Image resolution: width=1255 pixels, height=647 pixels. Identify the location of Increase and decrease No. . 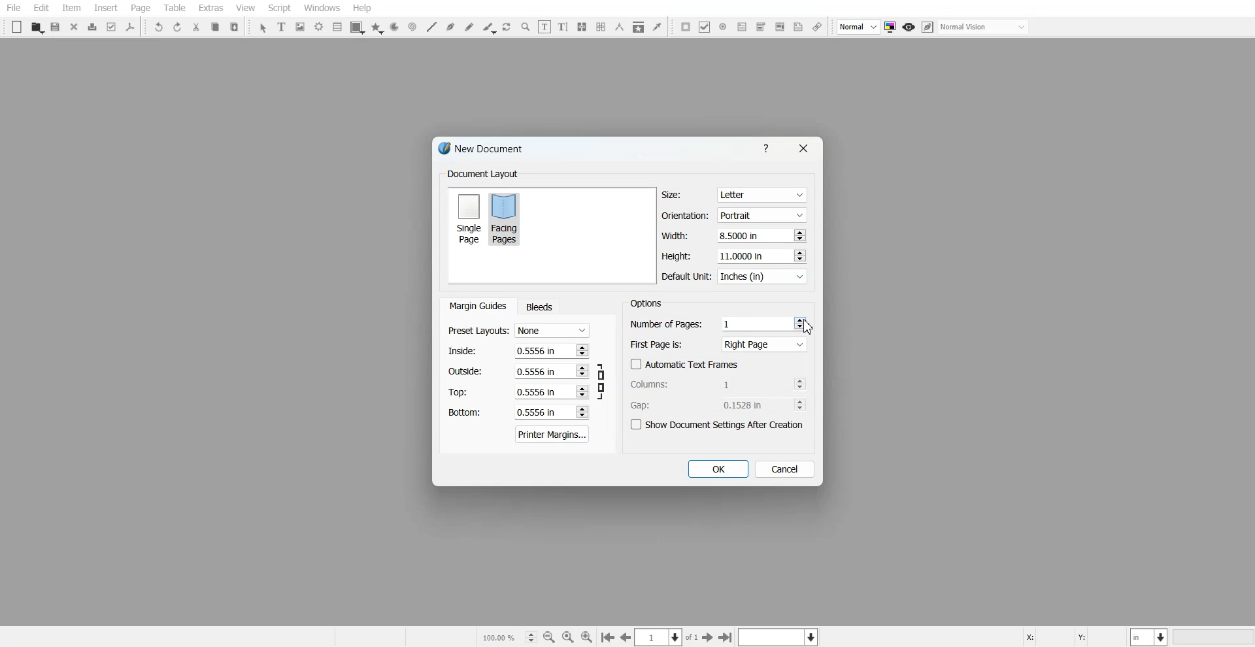
(582, 392).